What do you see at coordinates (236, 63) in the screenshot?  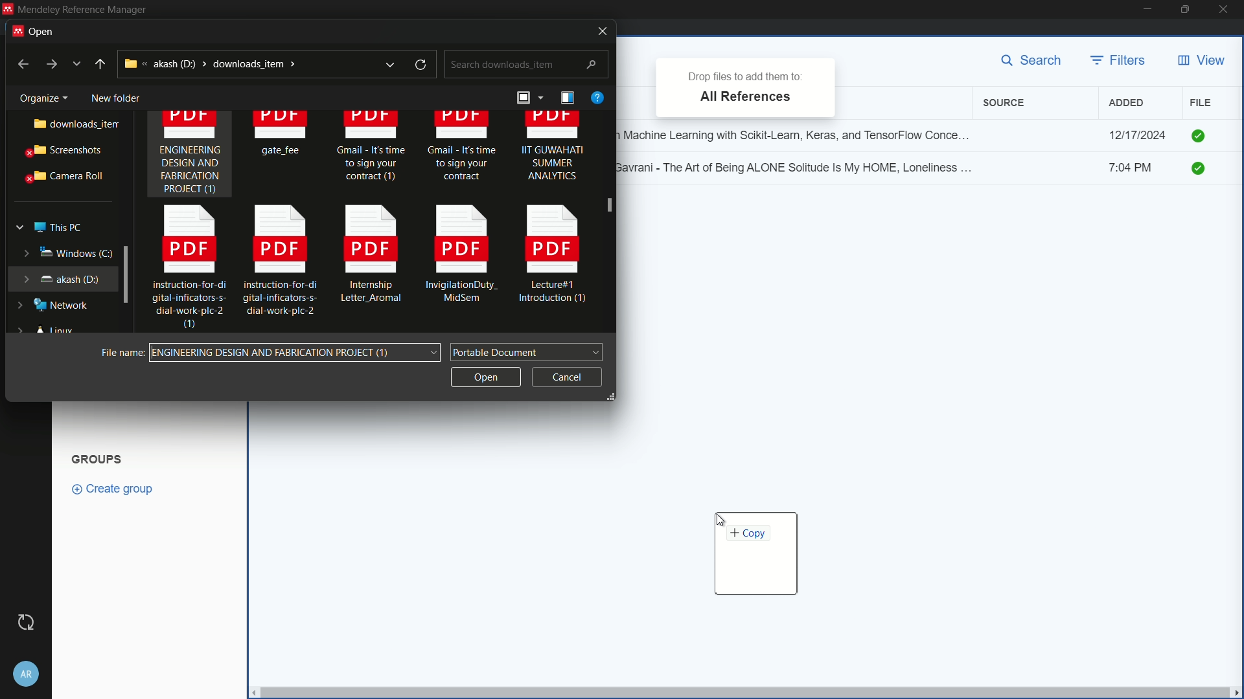 I see `akash (d:) > downloads_item` at bounding box center [236, 63].